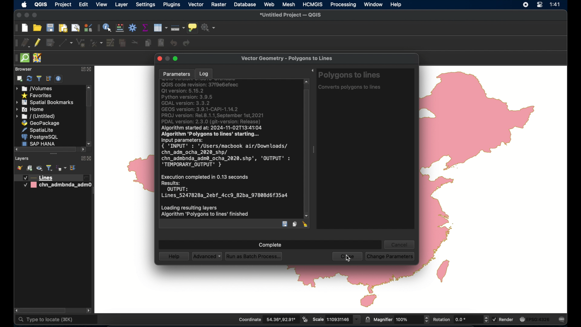 The image size is (581, 327). Describe the element at coordinates (367, 319) in the screenshot. I see `lock scale` at that location.